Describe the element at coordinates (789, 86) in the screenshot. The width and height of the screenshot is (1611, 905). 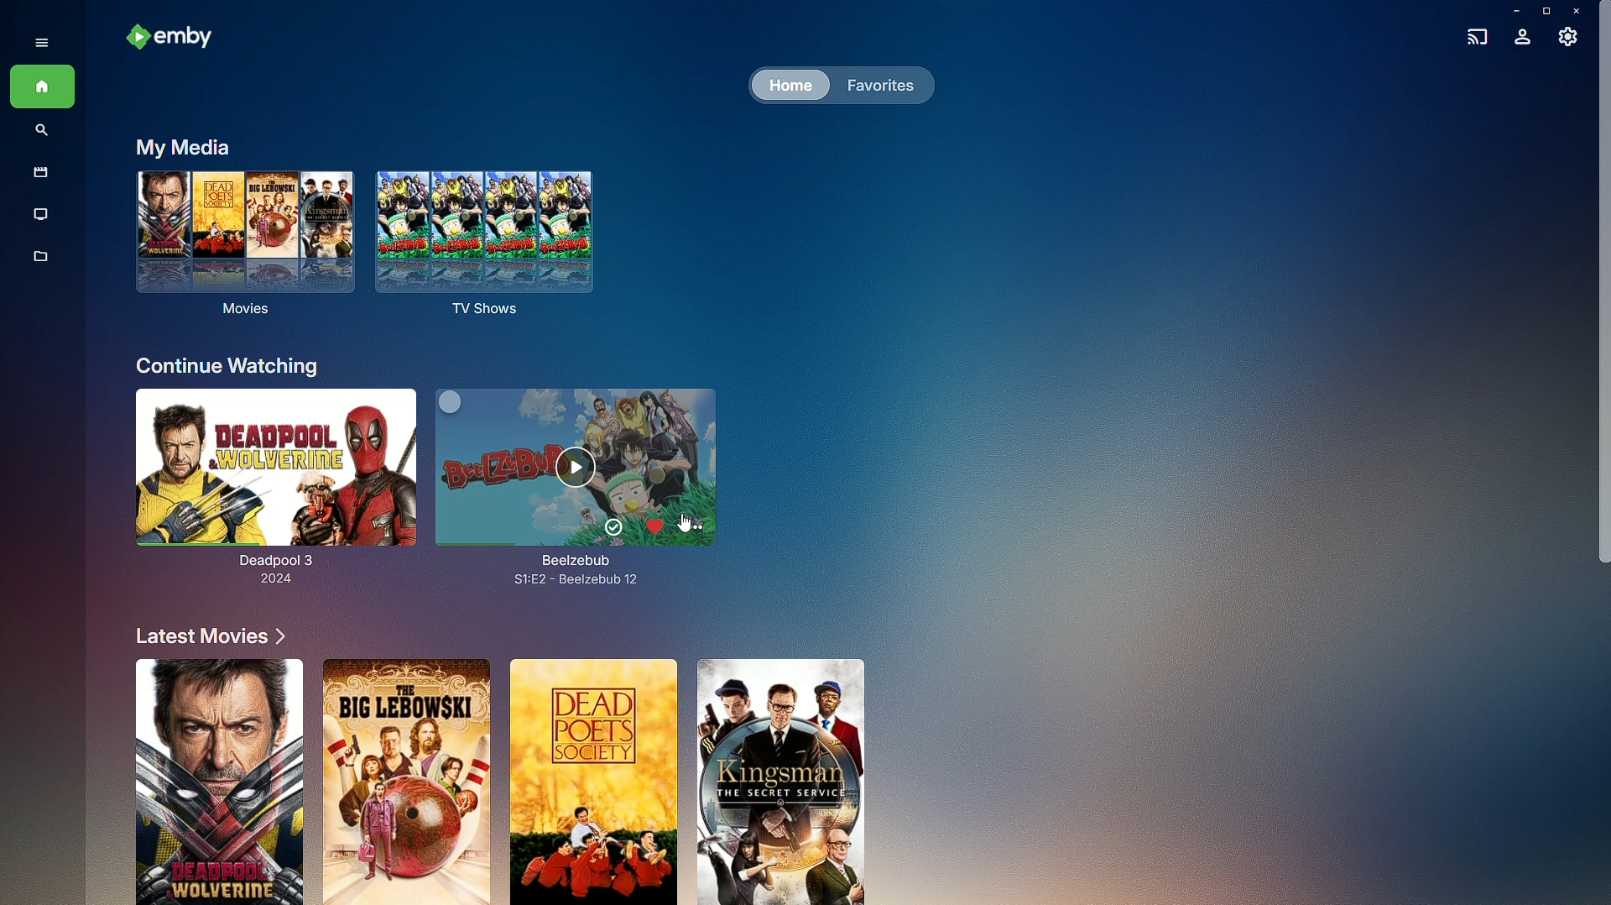
I see `Home` at that location.